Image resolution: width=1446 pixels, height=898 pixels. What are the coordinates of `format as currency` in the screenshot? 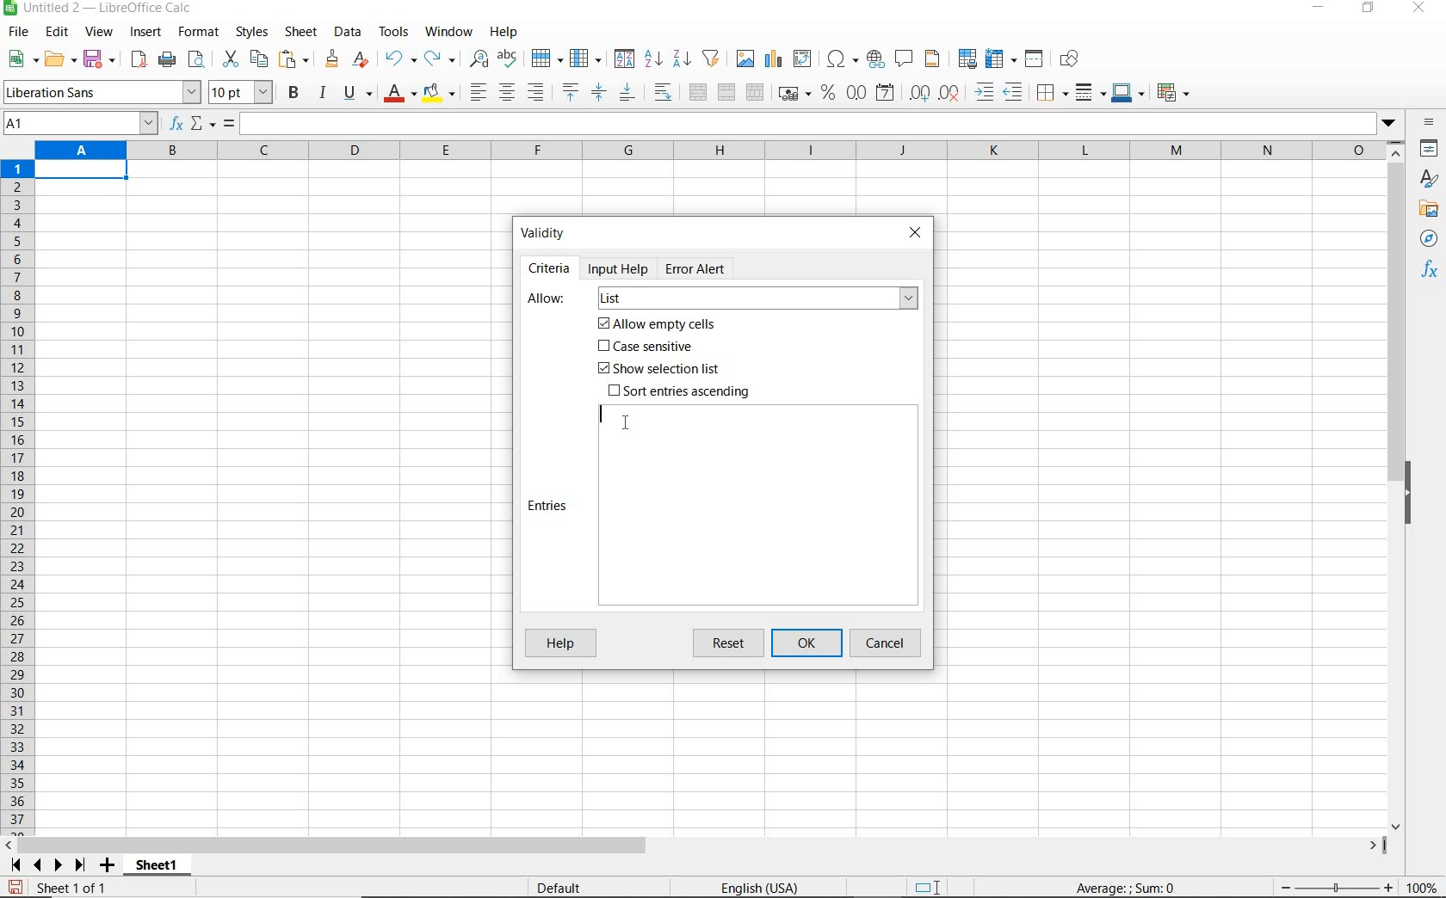 It's located at (794, 91).